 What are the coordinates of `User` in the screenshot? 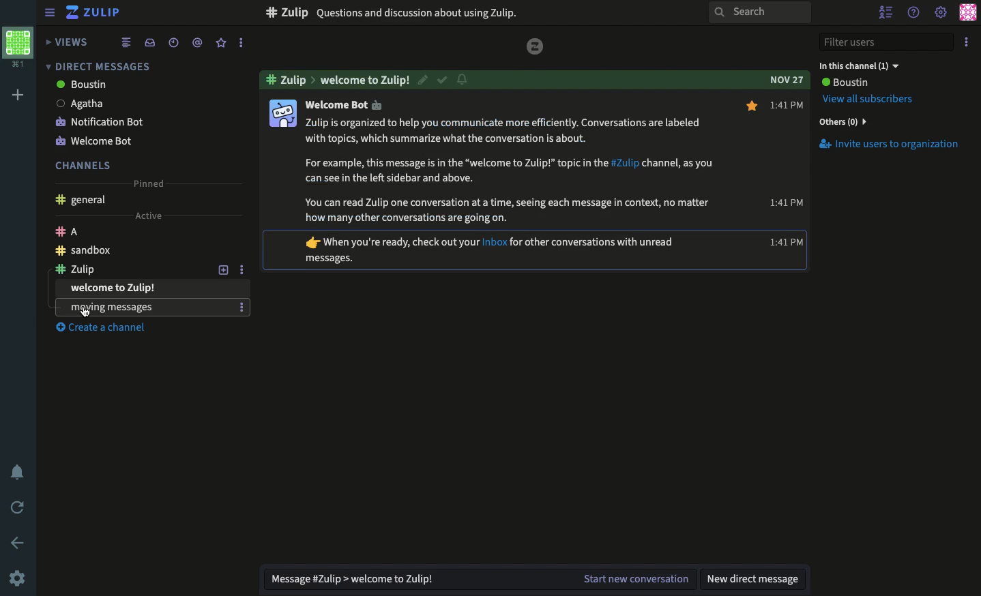 It's located at (844, 83).